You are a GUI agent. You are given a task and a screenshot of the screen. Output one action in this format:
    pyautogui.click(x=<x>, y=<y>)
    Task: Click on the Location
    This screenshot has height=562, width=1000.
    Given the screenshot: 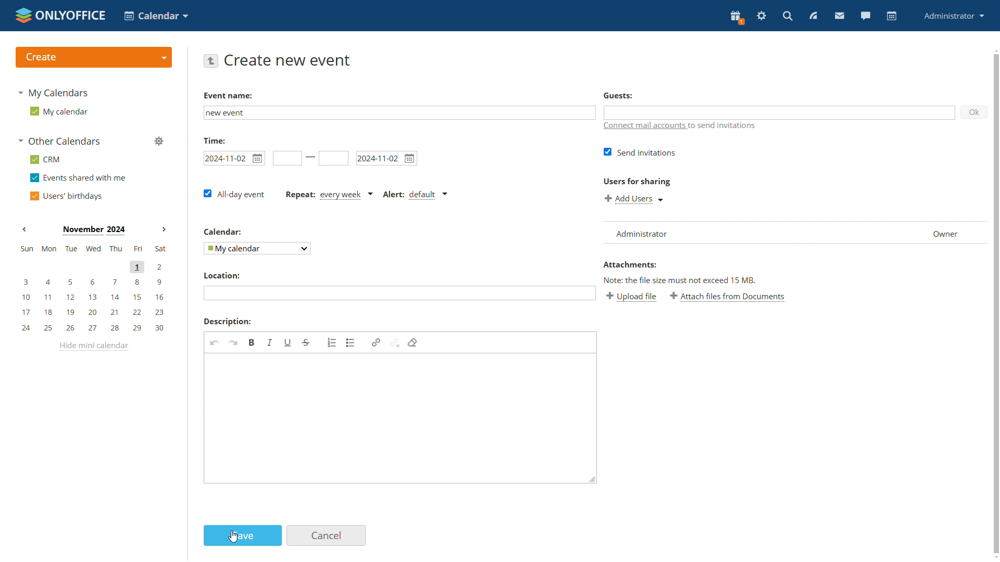 What is the action you would take?
    pyautogui.click(x=221, y=276)
    